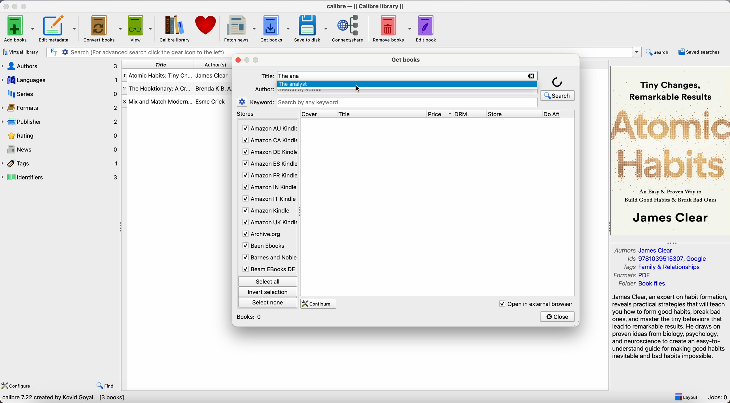 The width and height of the screenshot is (730, 403). I want to click on connect/share, so click(349, 29).